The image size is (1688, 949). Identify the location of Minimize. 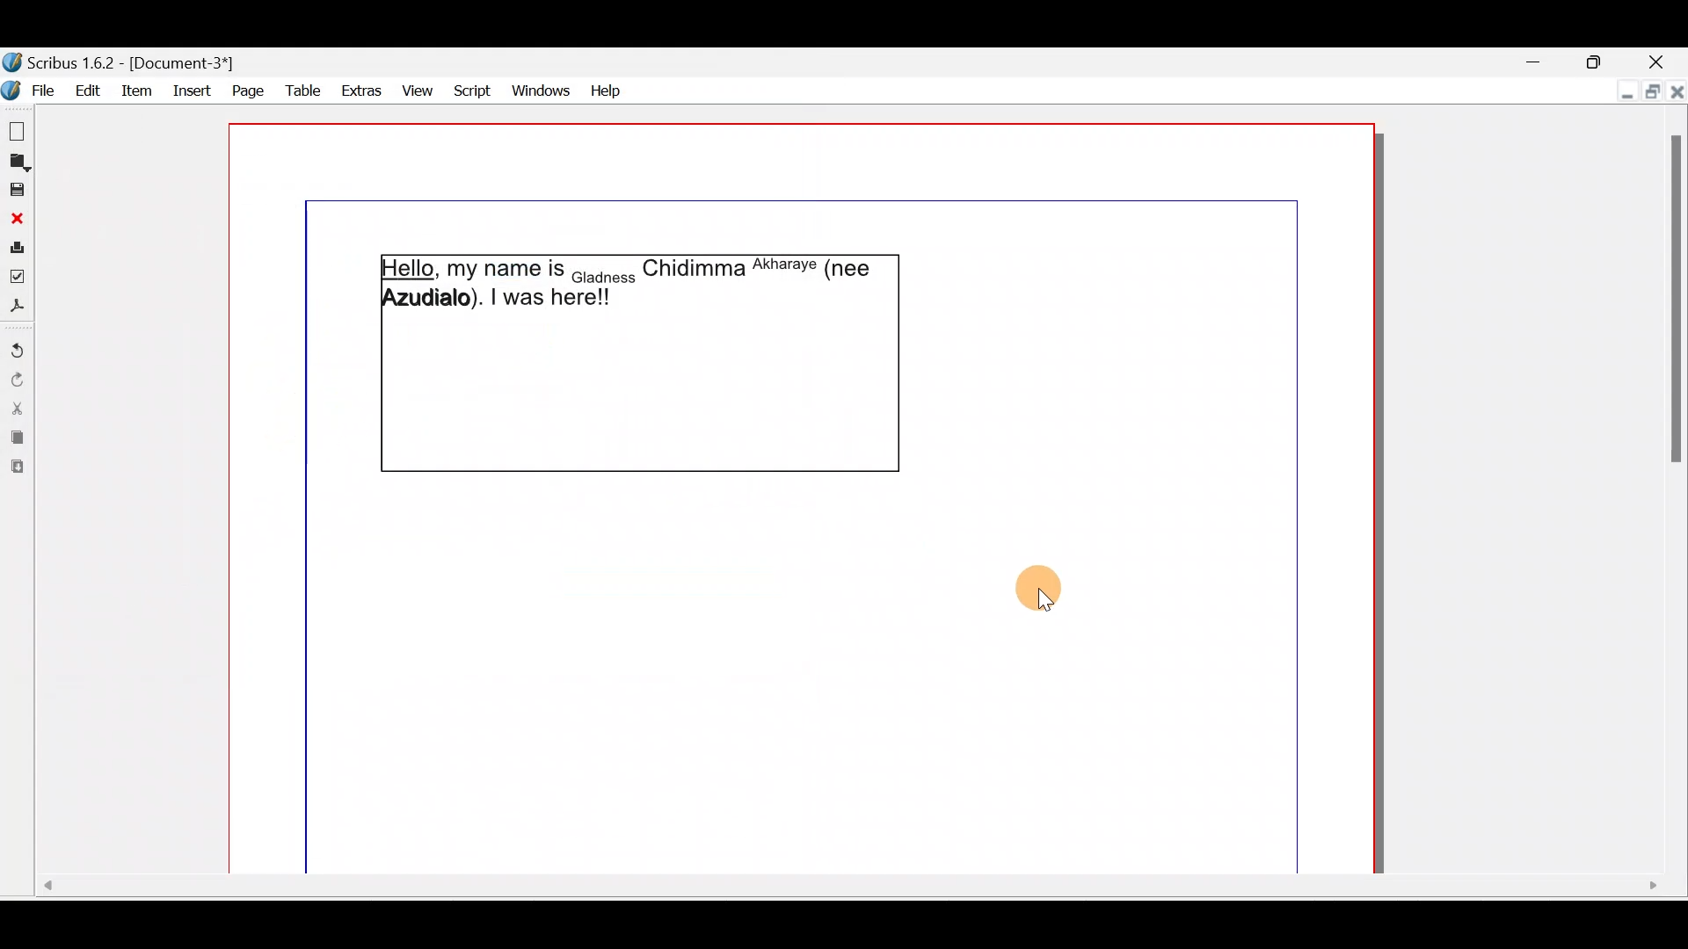
(1623, 94).